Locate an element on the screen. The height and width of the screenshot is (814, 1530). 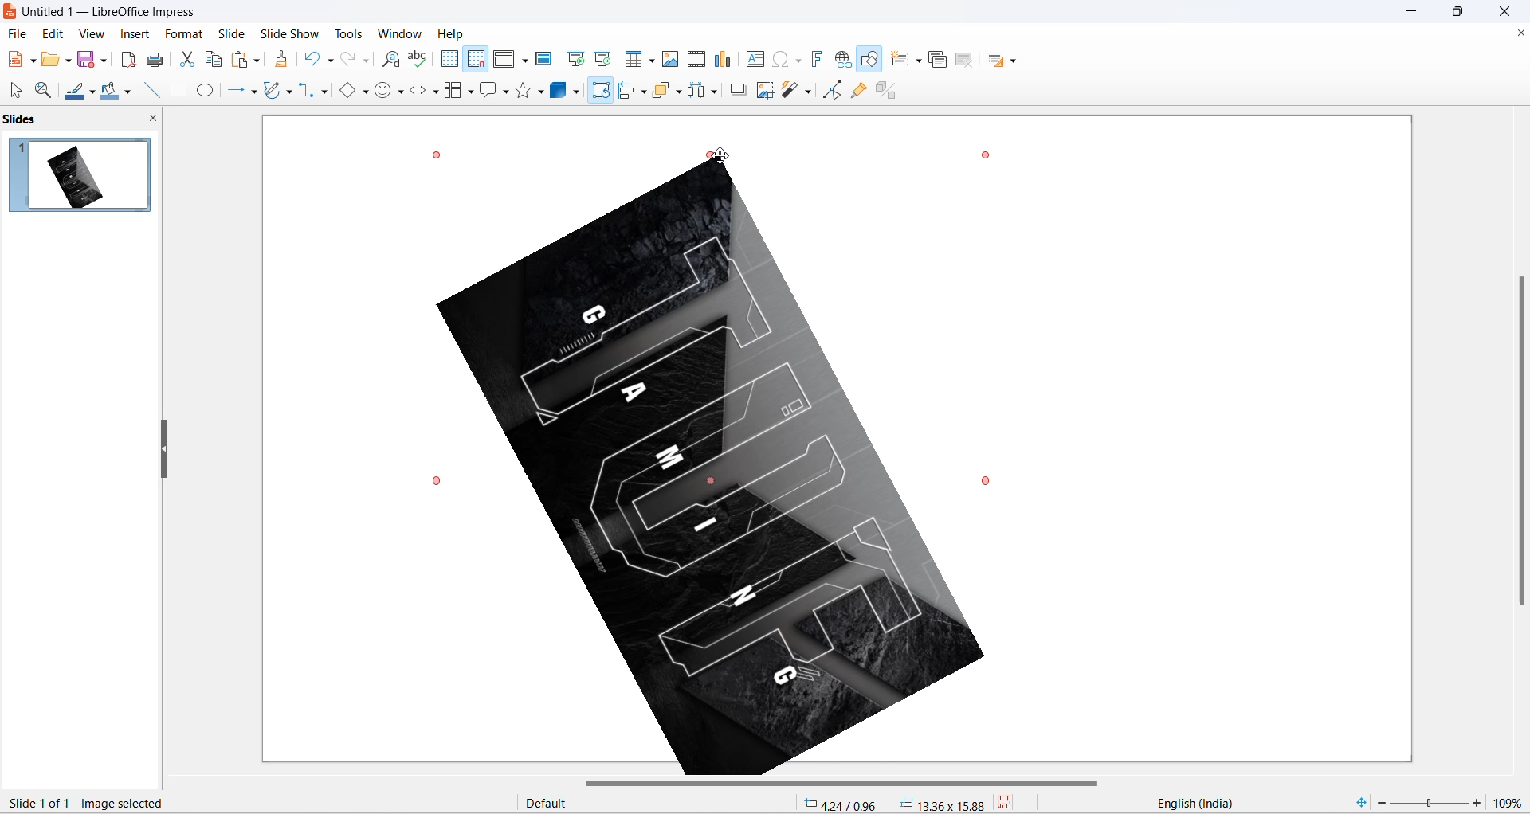
insert special characters is located at coordinates (778, 58).